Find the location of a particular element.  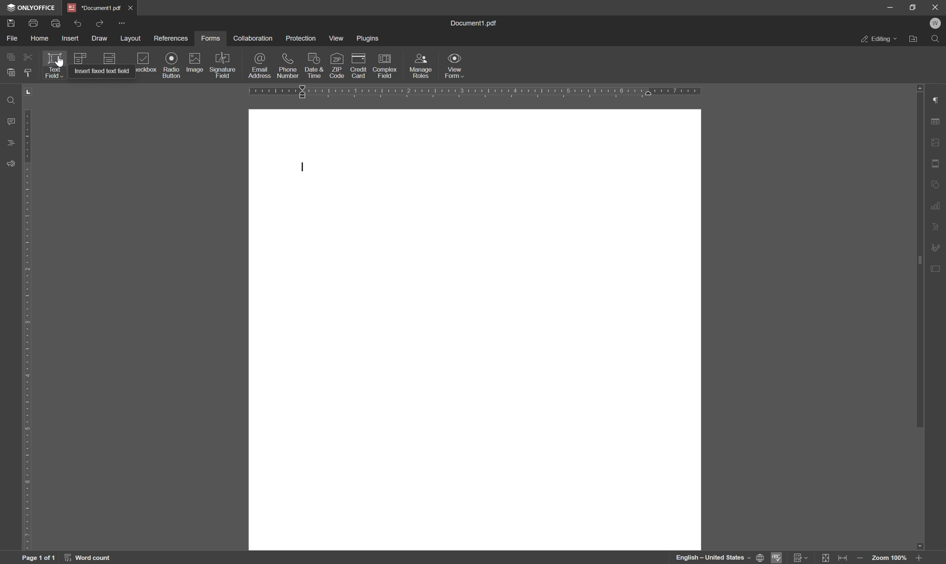

credit card is located at coordinates (359, 66).